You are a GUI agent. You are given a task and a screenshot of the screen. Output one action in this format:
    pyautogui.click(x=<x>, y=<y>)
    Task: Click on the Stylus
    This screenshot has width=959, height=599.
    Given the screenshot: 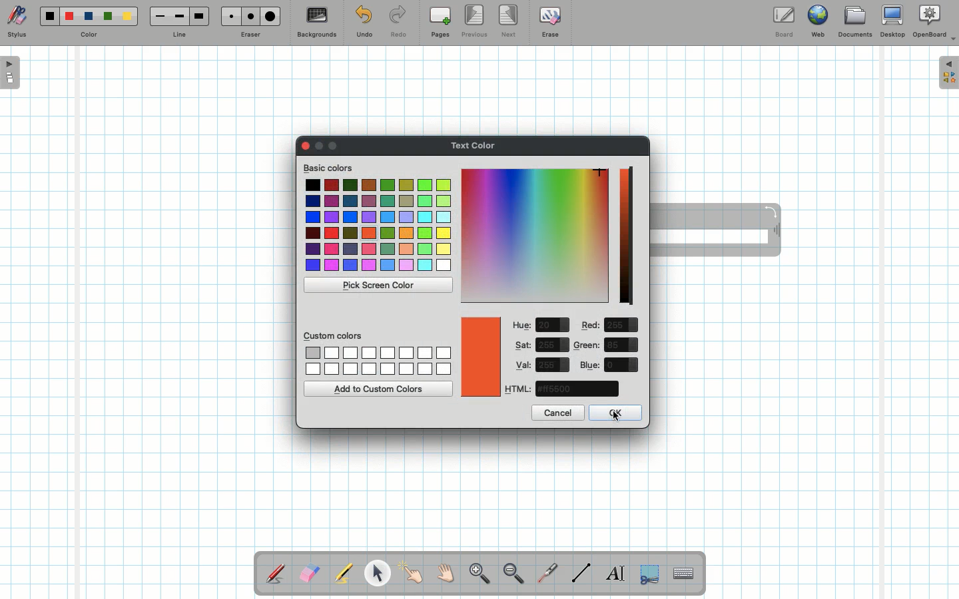 What is the action you would take?
    pyautogui.click(x=276, y=573)
    